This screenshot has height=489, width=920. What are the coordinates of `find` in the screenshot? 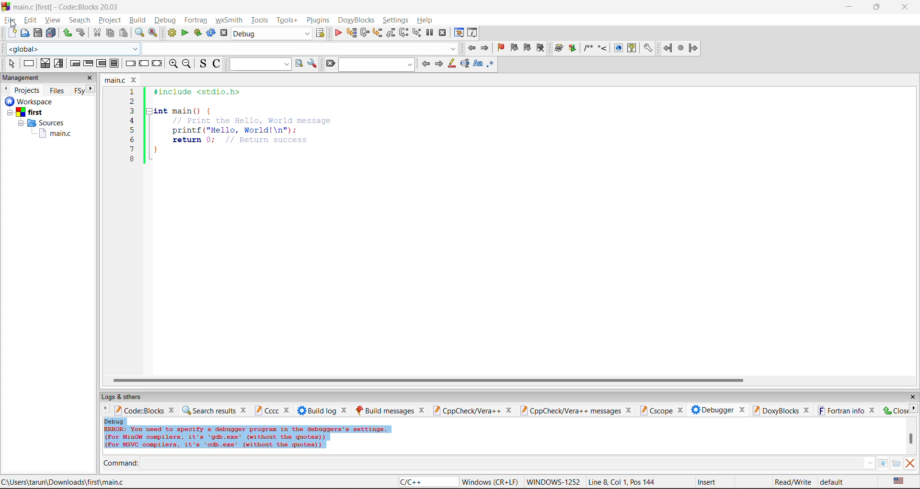 It's located at (139, 33).